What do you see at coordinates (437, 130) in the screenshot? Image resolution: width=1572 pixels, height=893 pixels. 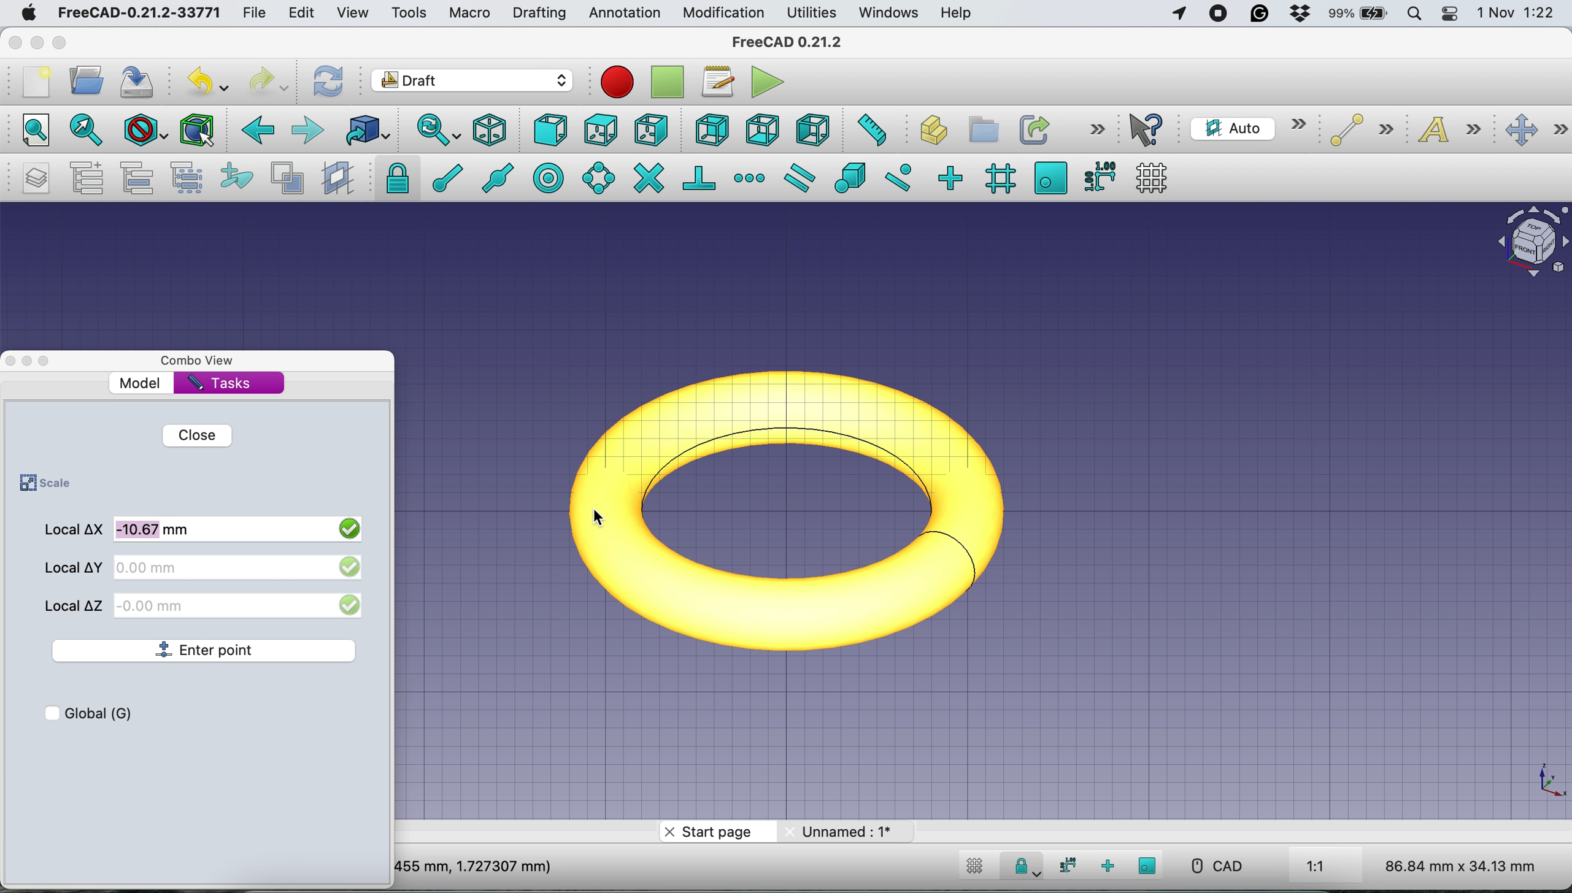 I see `sync view` at bounding box center [437, 130].